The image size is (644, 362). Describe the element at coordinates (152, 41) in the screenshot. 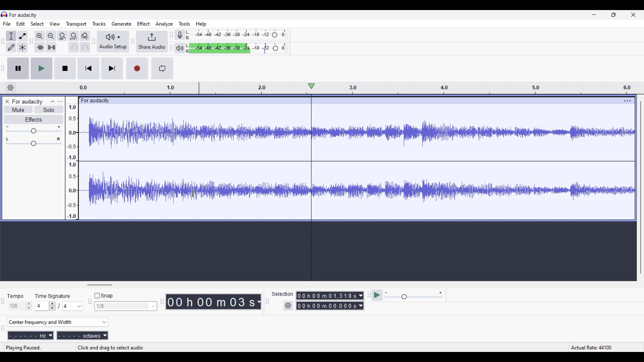

I see `Share audio` at that location.